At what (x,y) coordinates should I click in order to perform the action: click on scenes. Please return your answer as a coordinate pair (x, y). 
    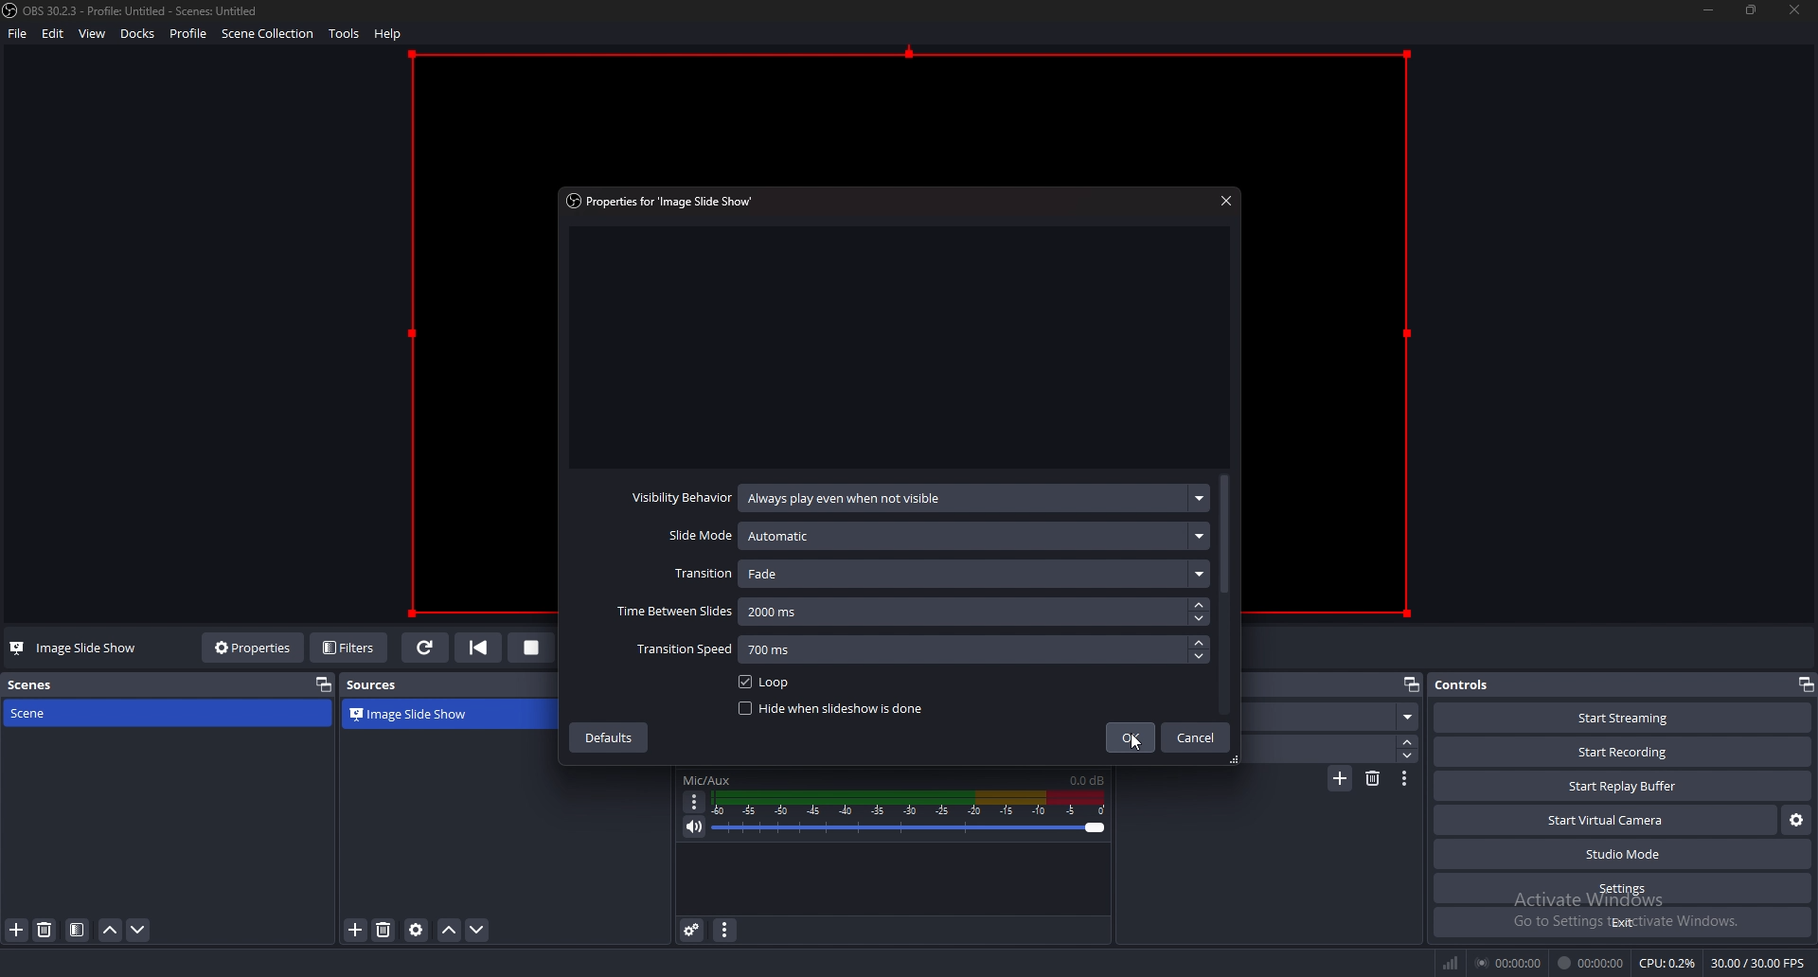
    Looking at the image, I should click on (32, 685).